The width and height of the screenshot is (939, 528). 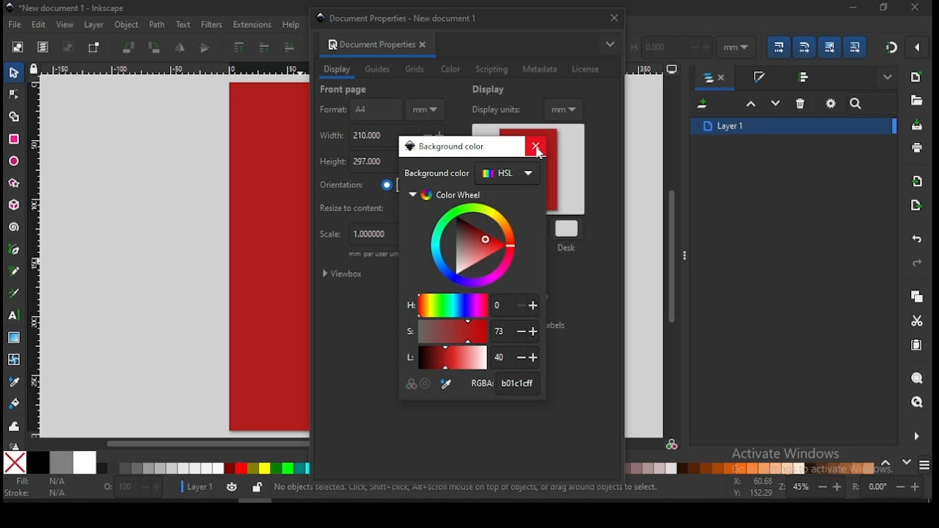 What do you see at coordinates (372, 256) in the screenshot?
I see `mm per user unit` at bounding box center [372, 256].